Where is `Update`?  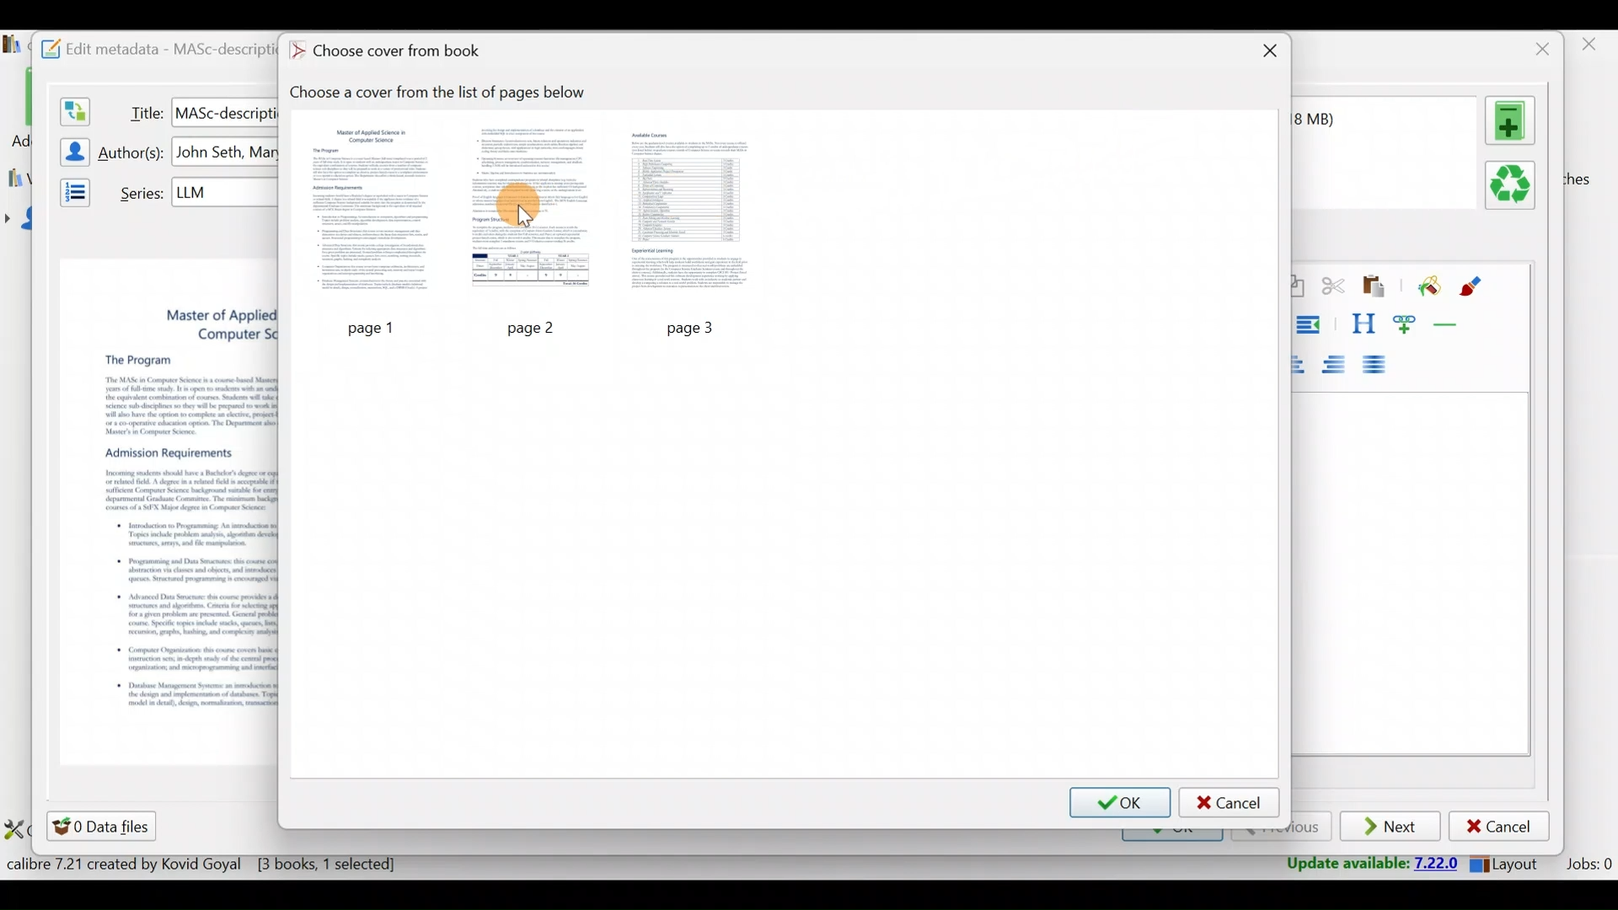 Update is located at coordinates (1367, 864).